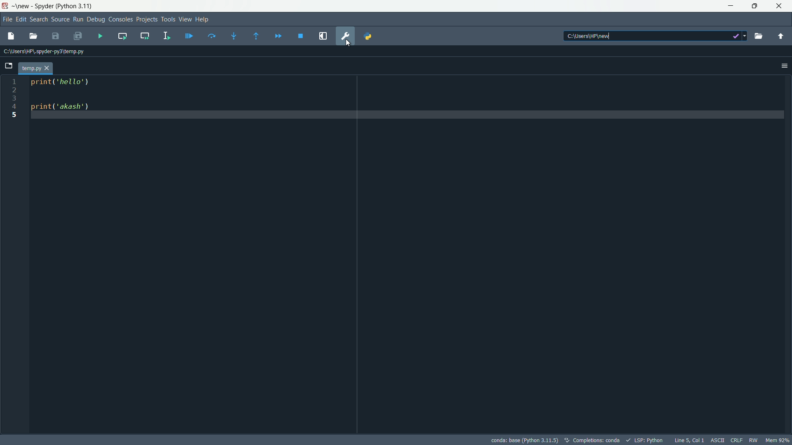 This screenshot has width=792, height=445. I want to click on continue execution until next function, so click(278, 37).